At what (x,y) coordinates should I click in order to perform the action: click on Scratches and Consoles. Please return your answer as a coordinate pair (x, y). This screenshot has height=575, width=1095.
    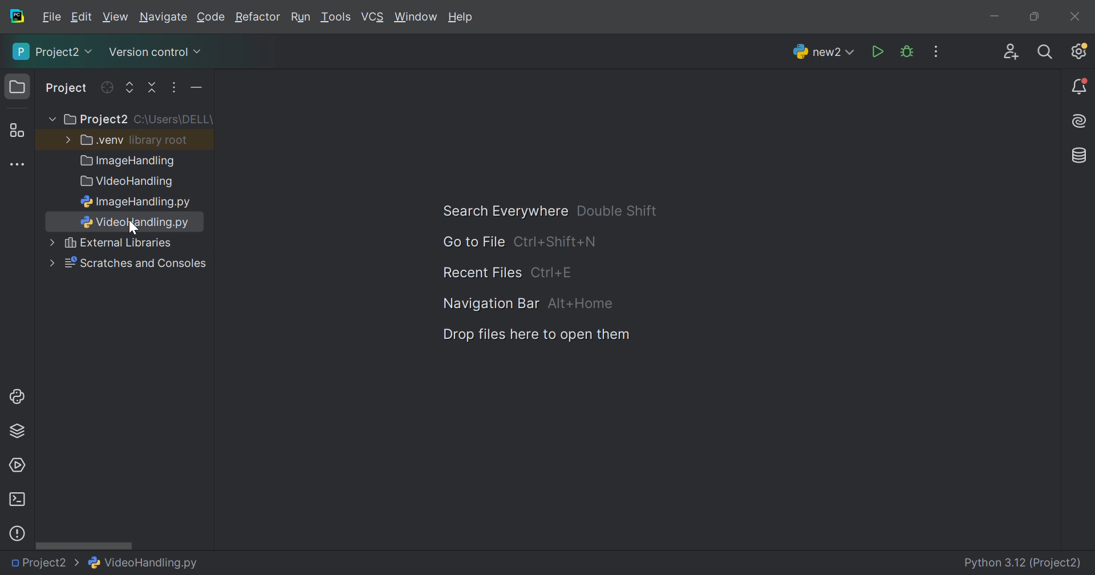
    Looking at the image, I should click on (136, 264).